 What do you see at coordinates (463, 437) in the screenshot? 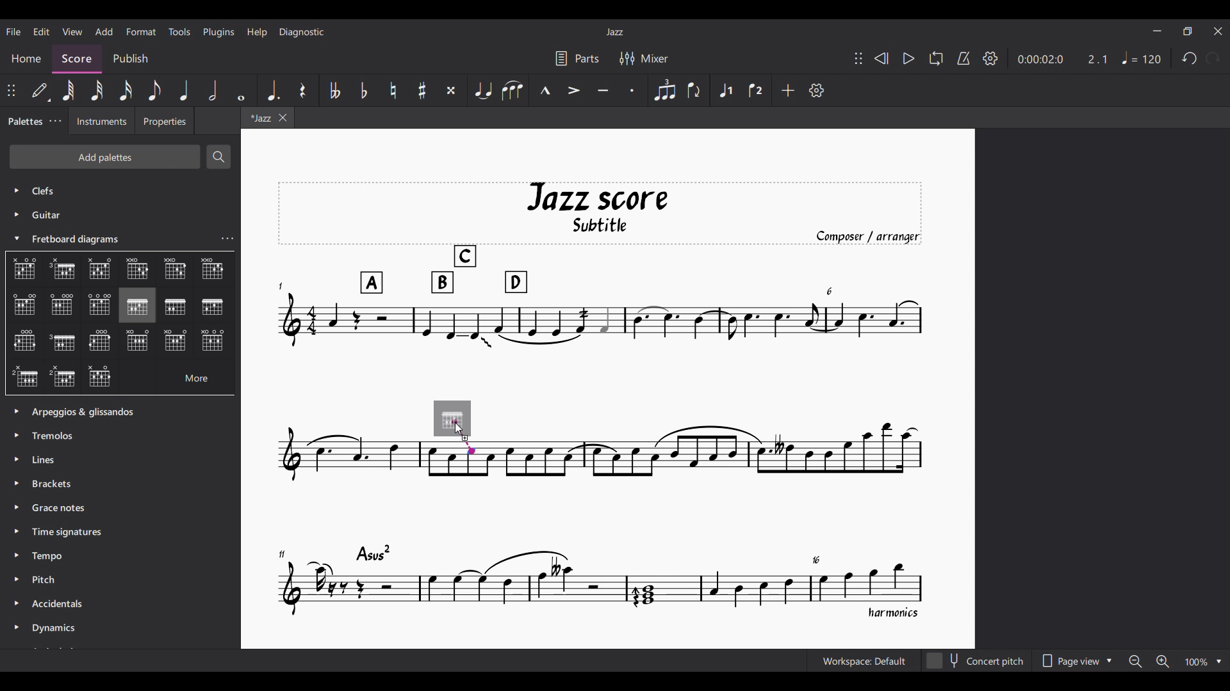
I see `Indicates point of attachment ` at bounding box center [463, 437].